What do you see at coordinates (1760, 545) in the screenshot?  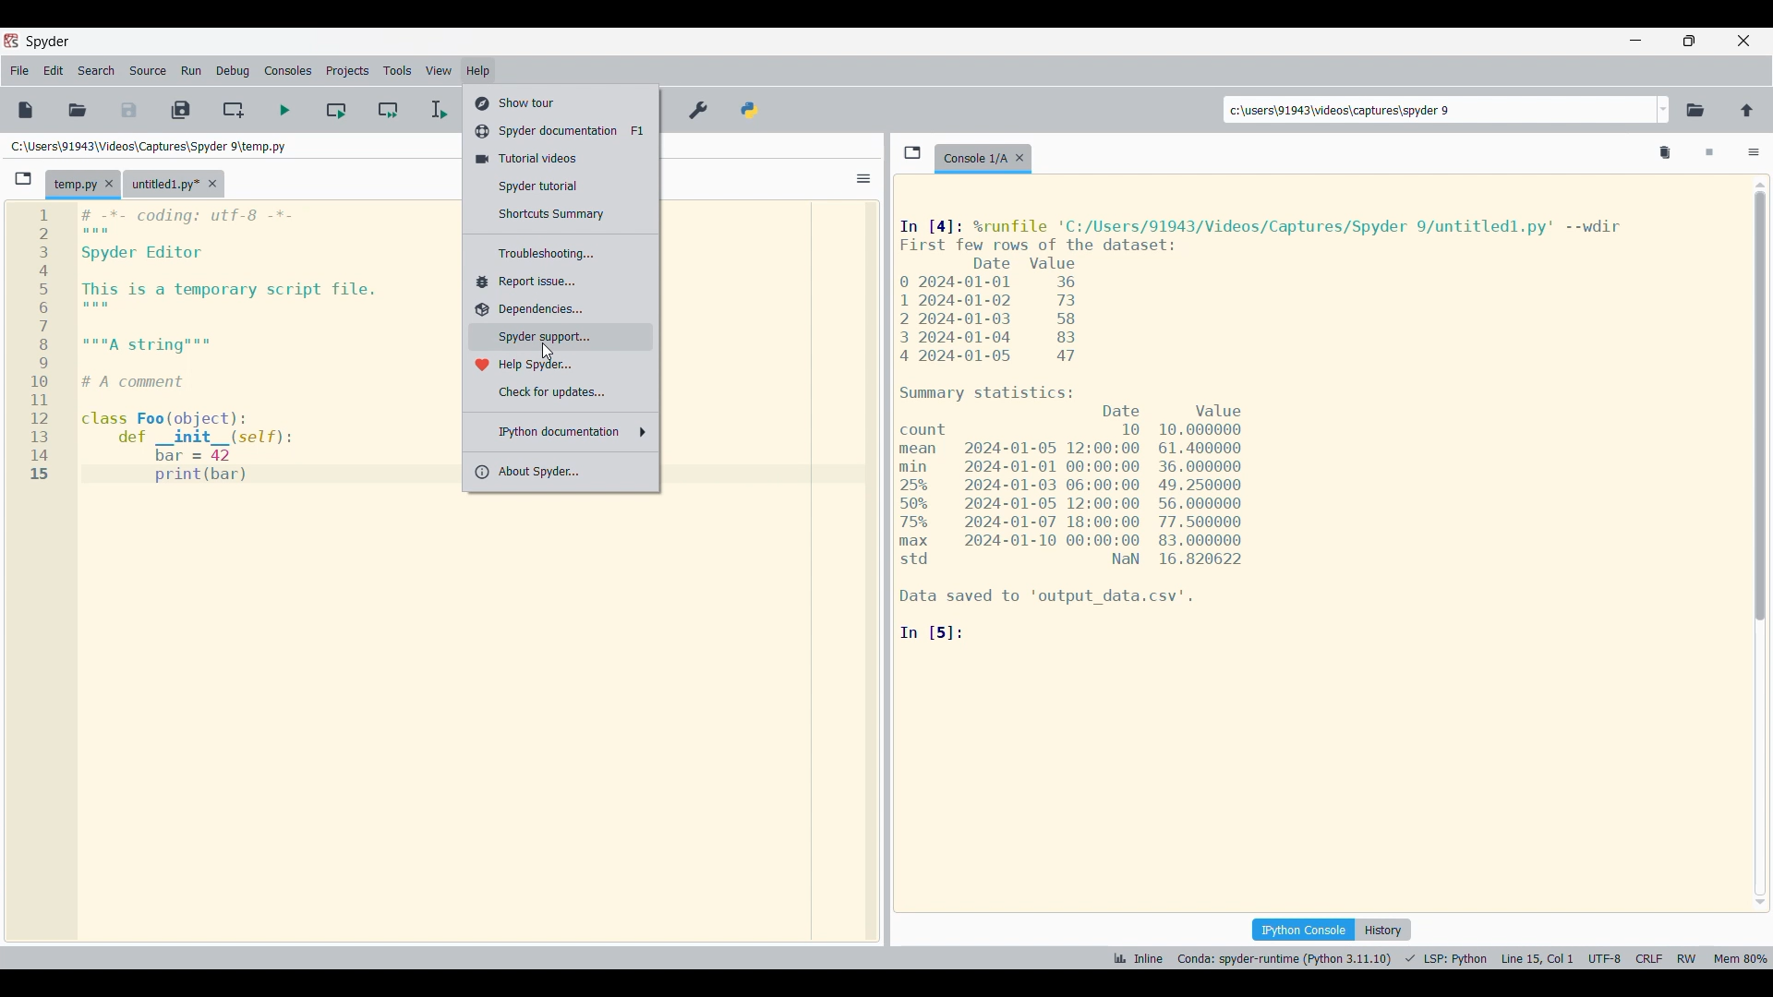 I see `scrollbar` at bounding box center [1760, 545].